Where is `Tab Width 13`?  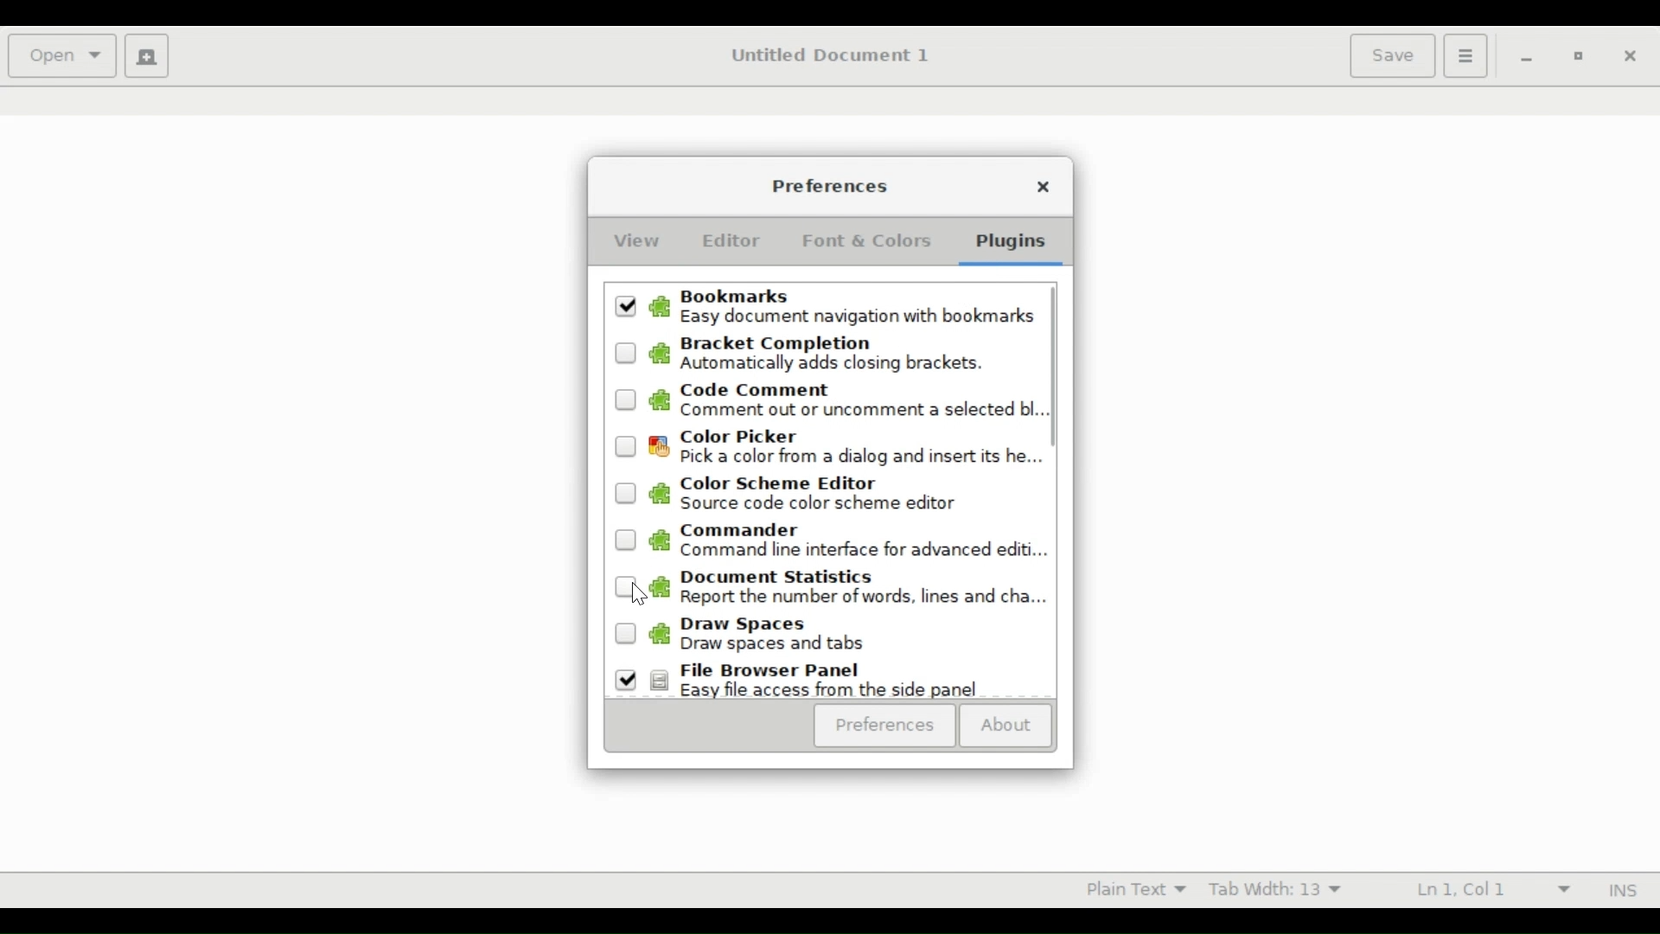
Tab Width 13 is located at coordinates (1283, 888).